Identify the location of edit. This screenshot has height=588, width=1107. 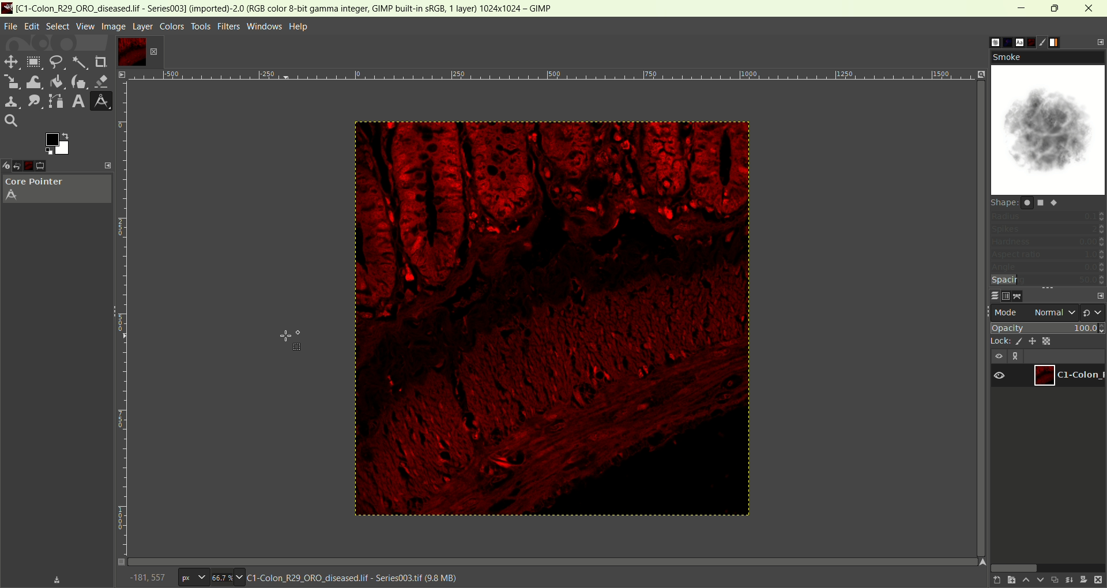
(32, 27).